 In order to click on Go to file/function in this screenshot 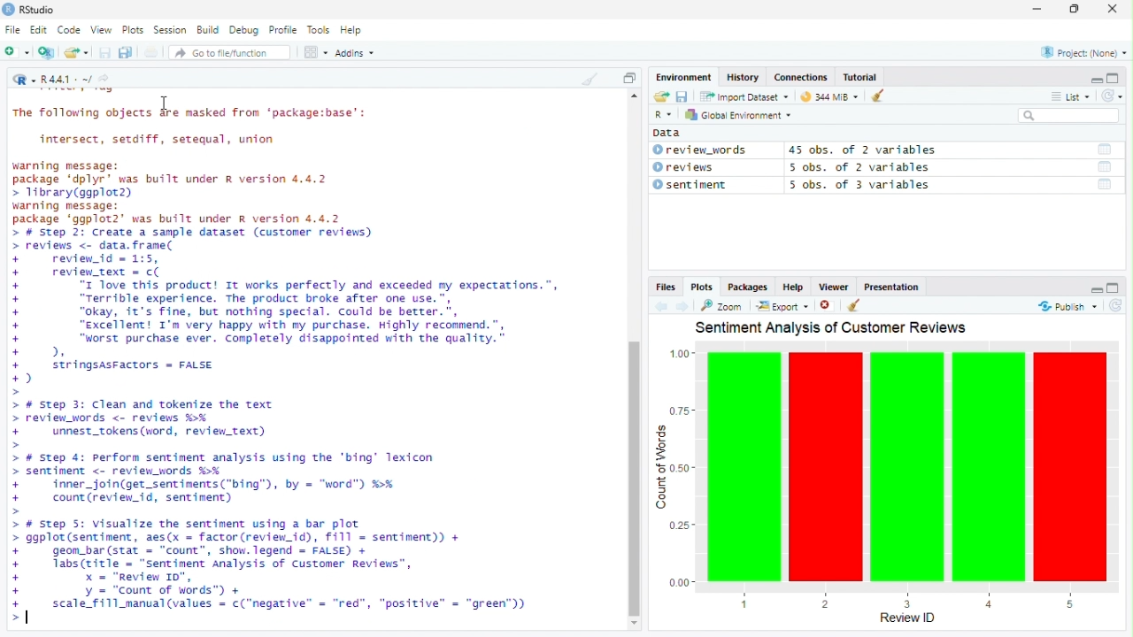, I will do `click(223, 53)`.